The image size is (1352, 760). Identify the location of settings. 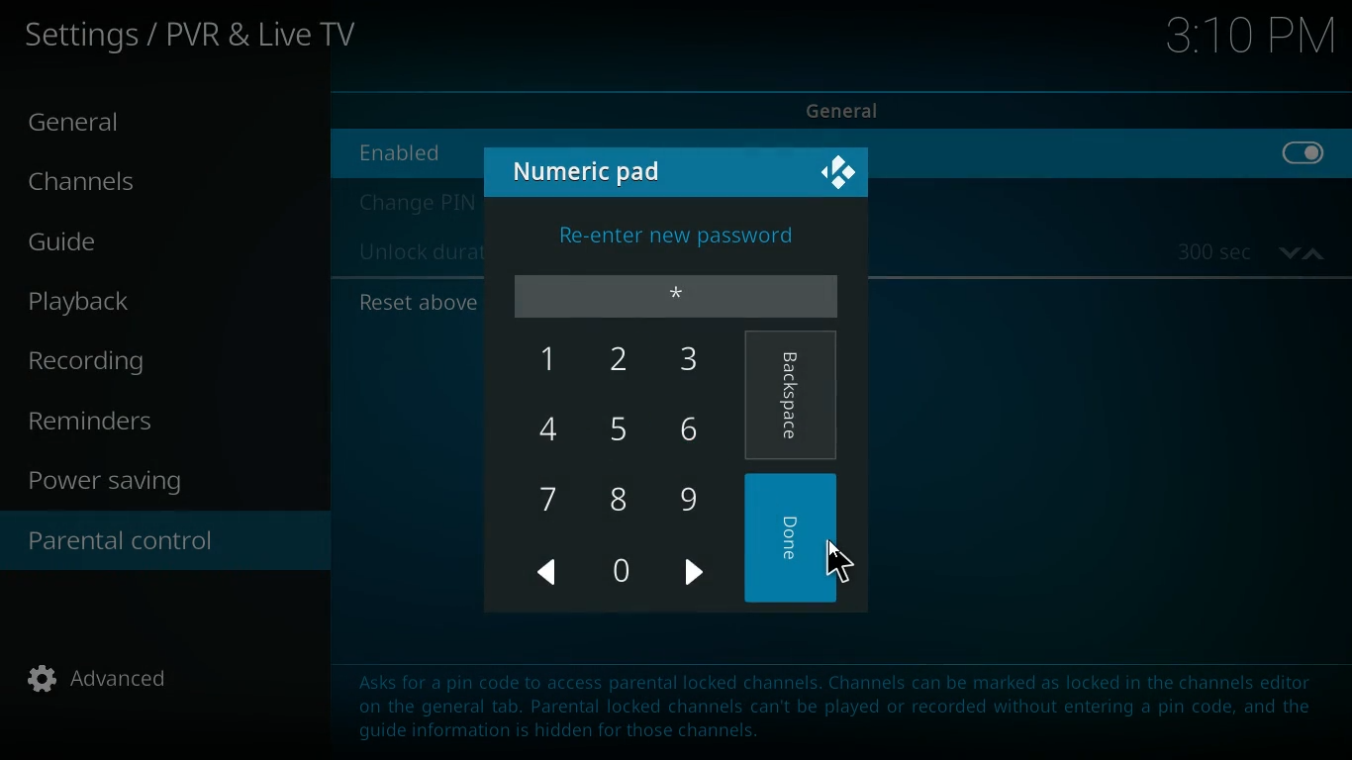
(196, 39).